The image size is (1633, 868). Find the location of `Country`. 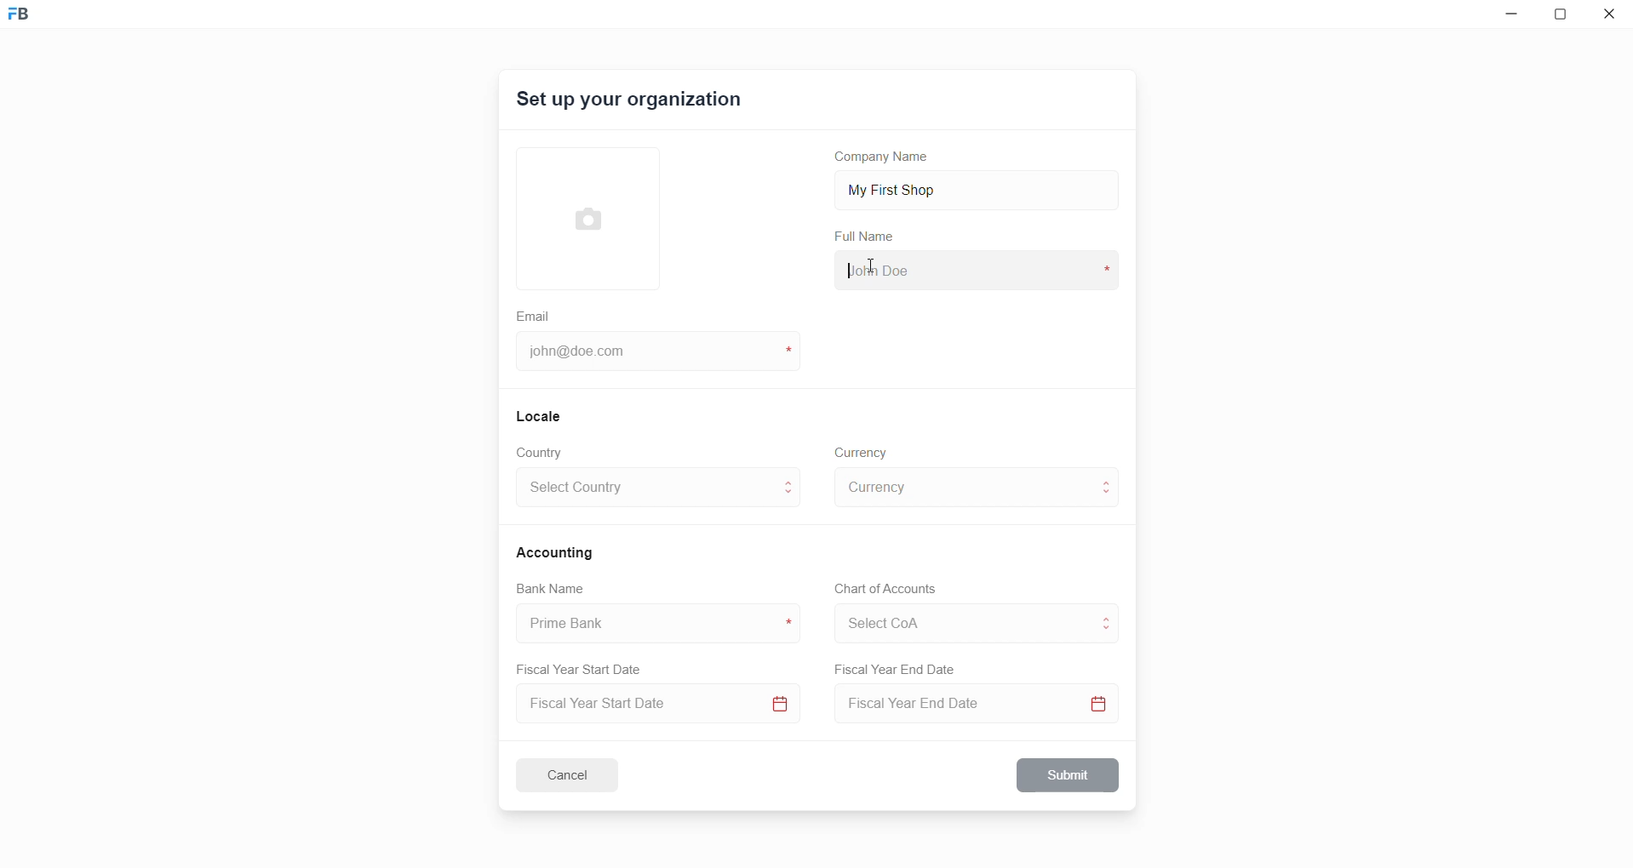

Country is located at coordinates (543, 453).